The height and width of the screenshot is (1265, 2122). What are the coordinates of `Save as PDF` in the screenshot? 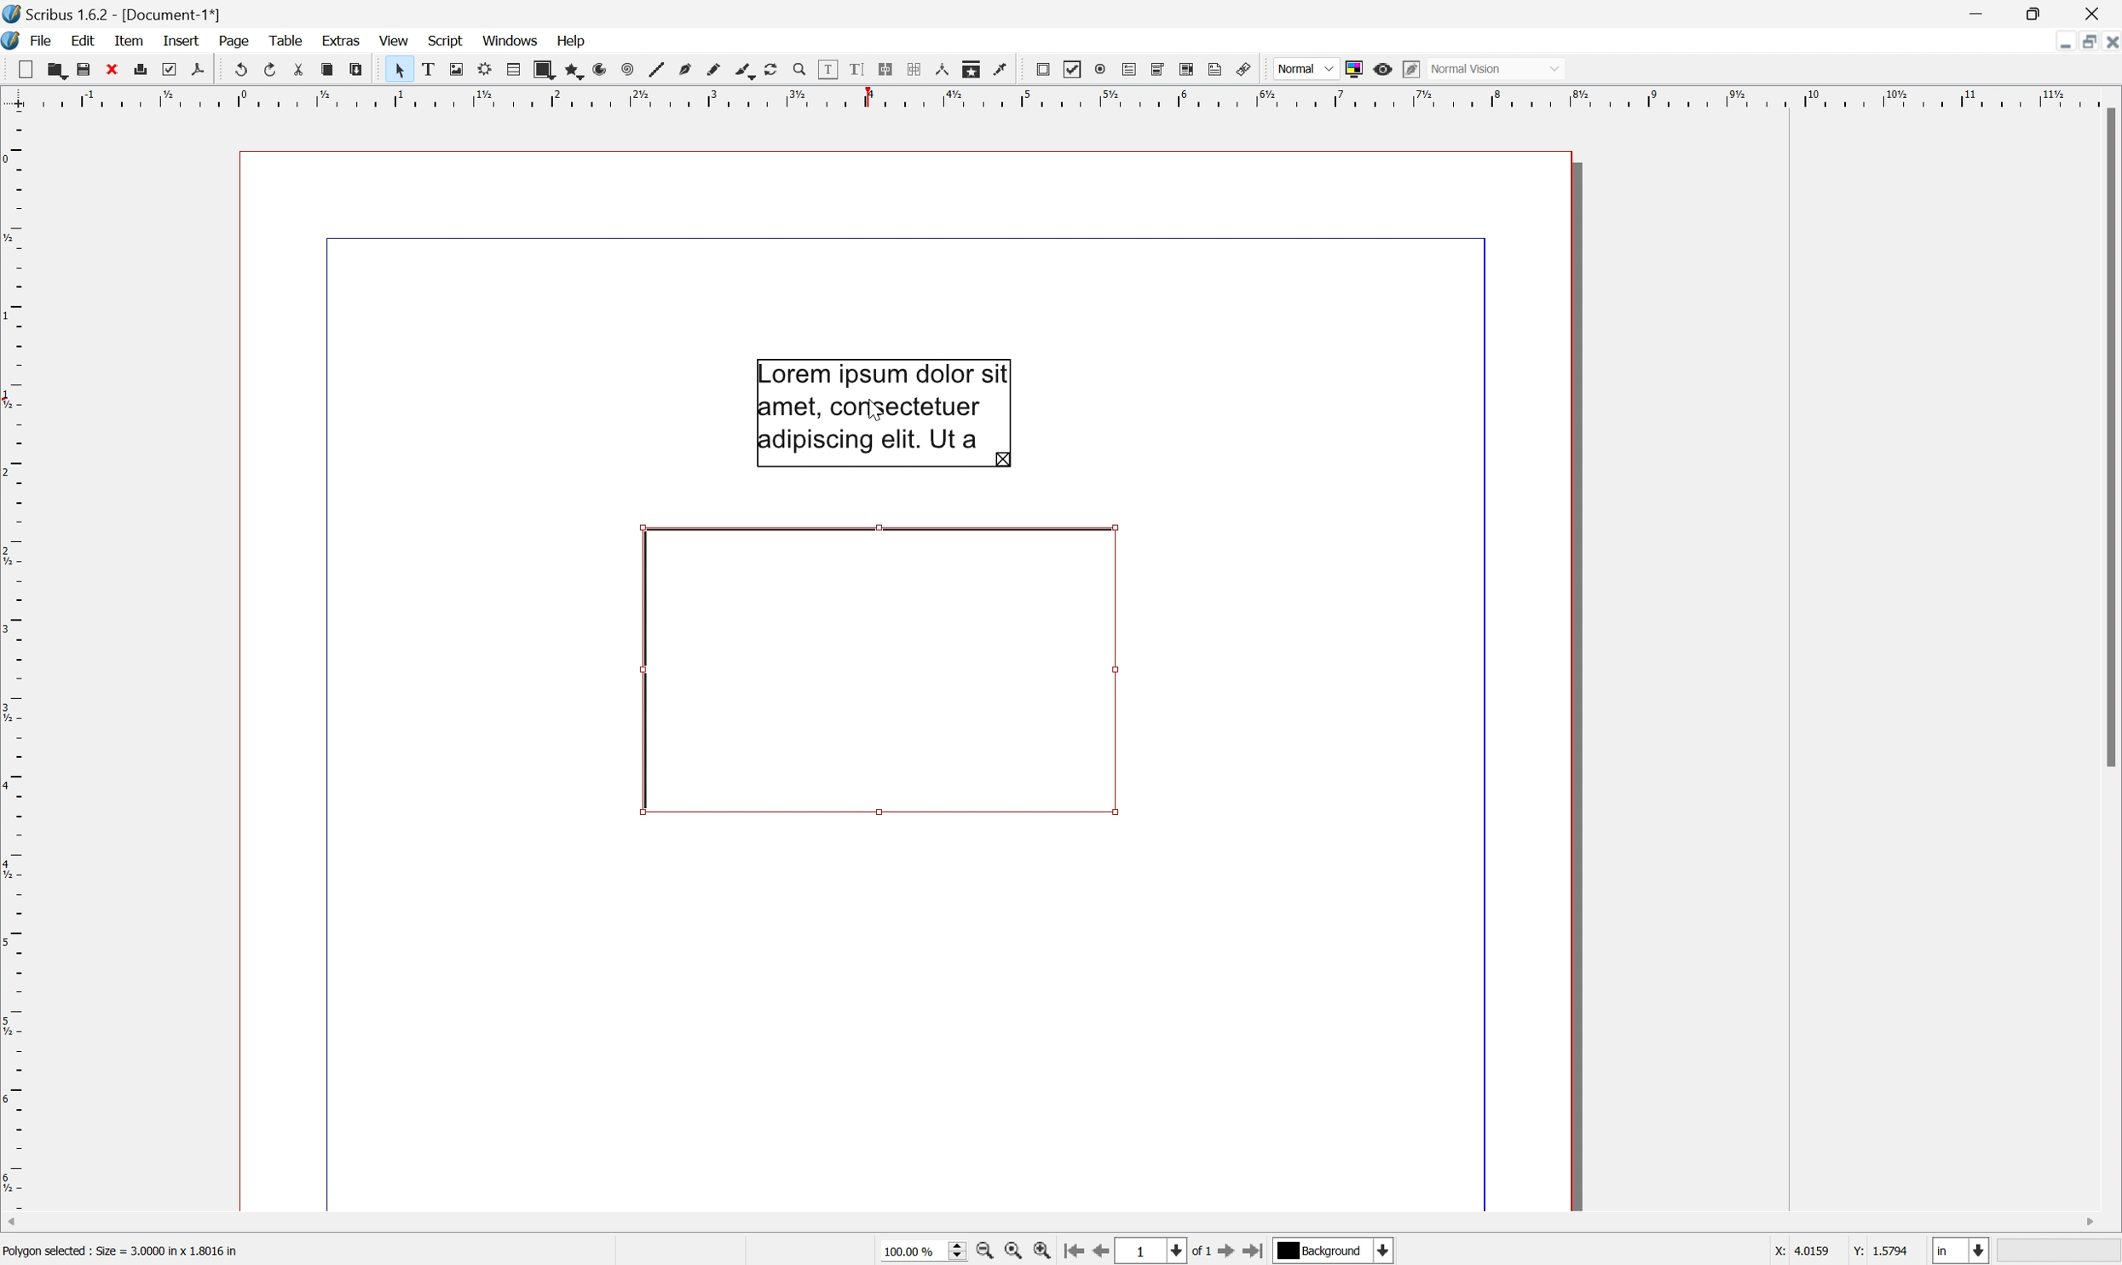 It's located at (198, 72).